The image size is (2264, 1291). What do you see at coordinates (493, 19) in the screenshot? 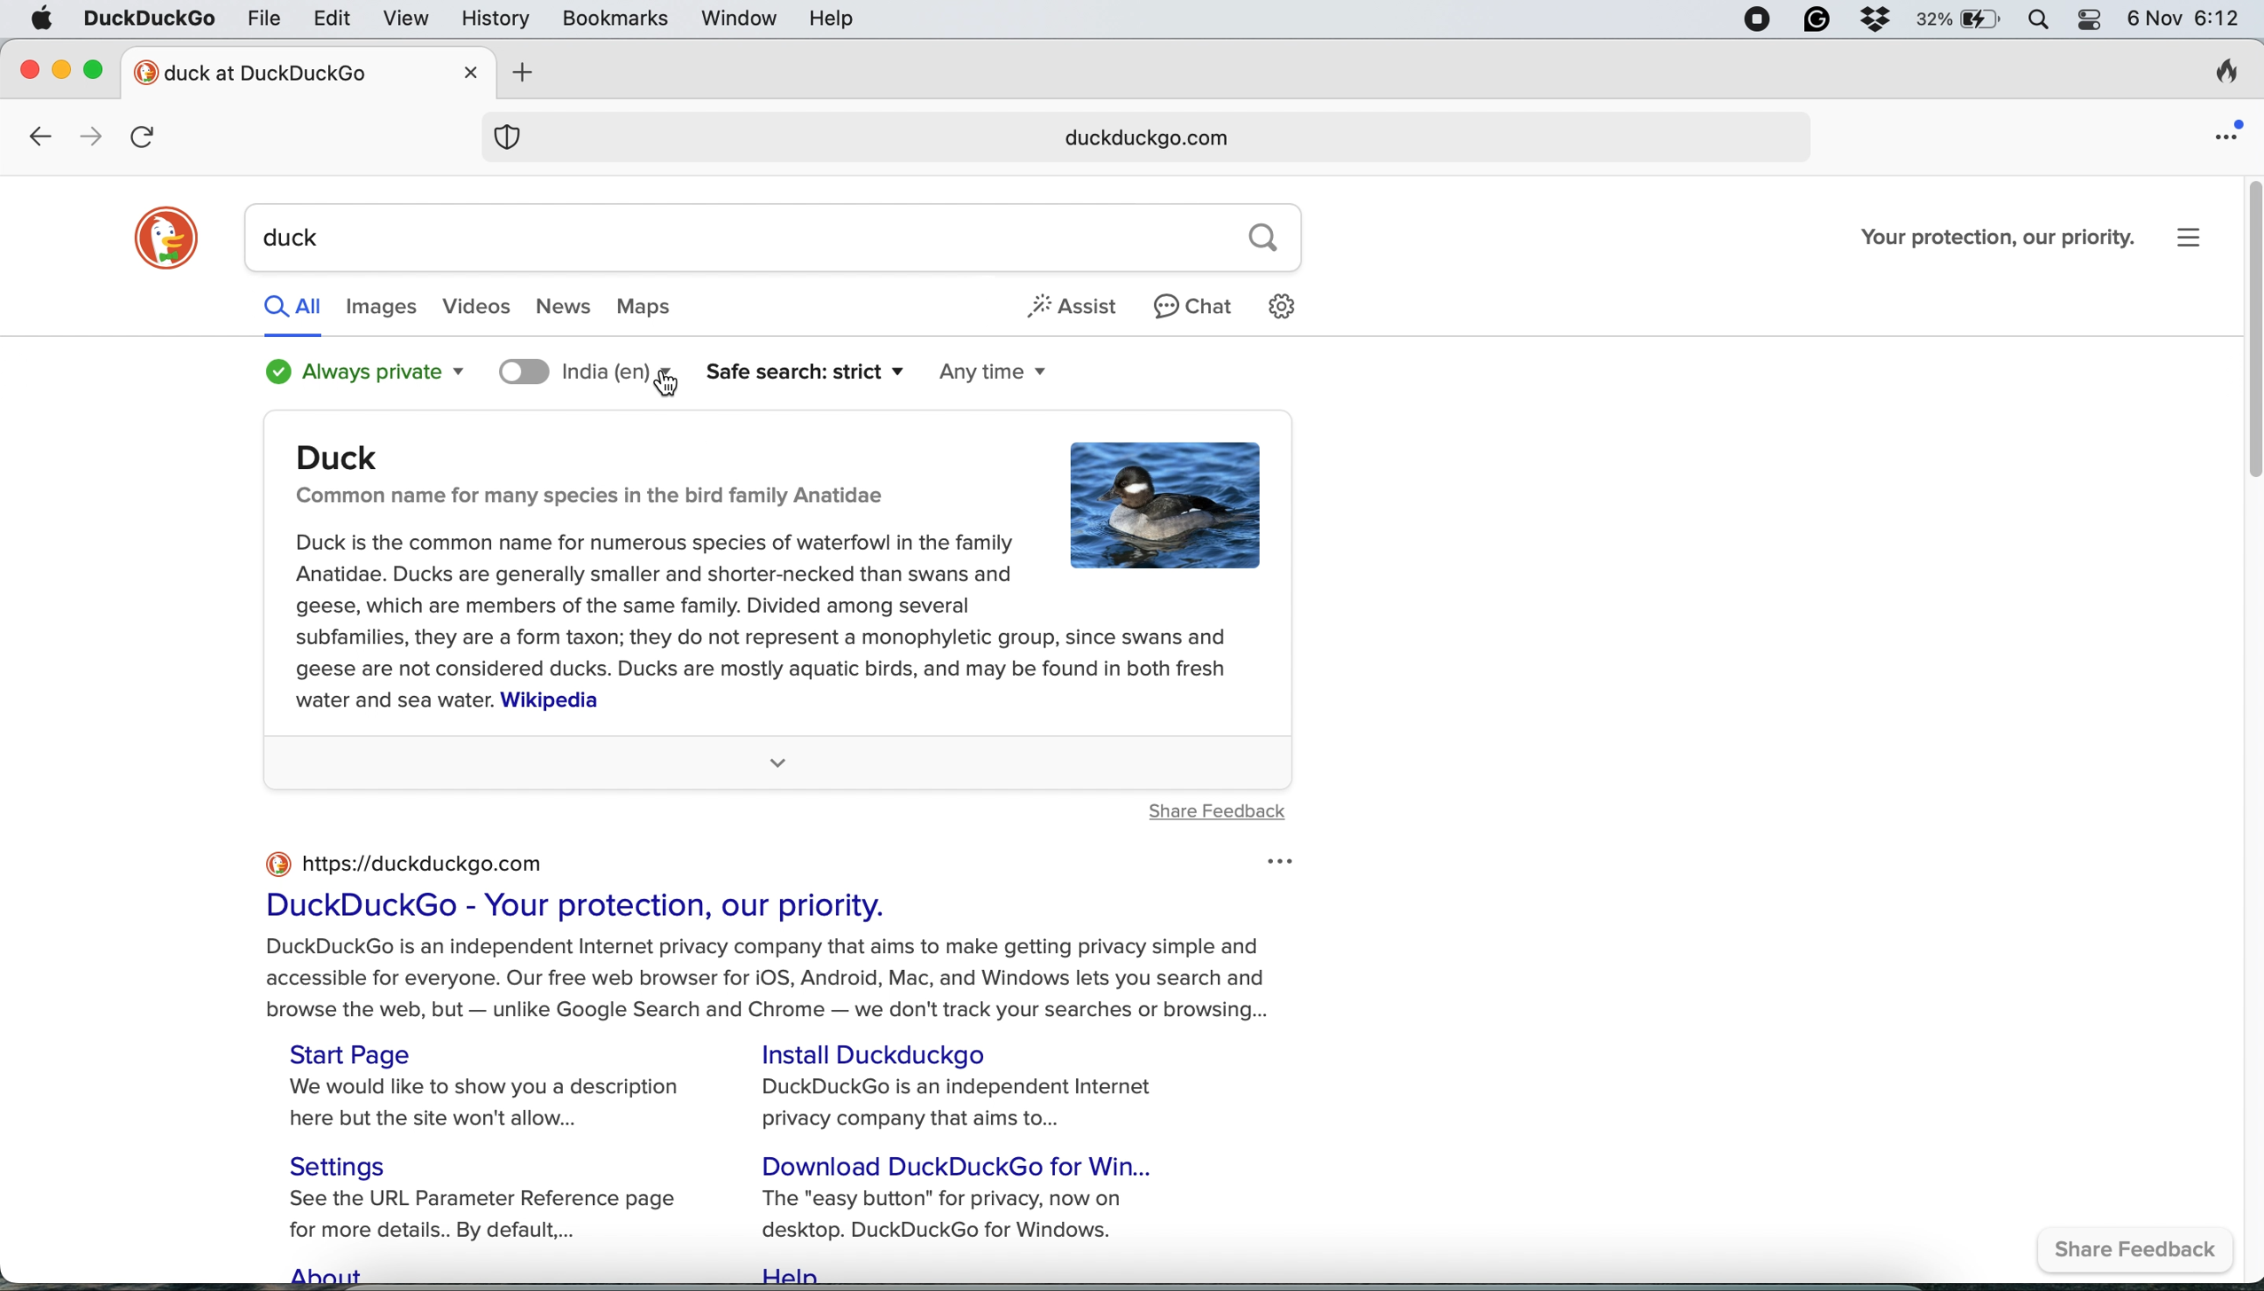
I see `history` at bounding box center [493, 19].